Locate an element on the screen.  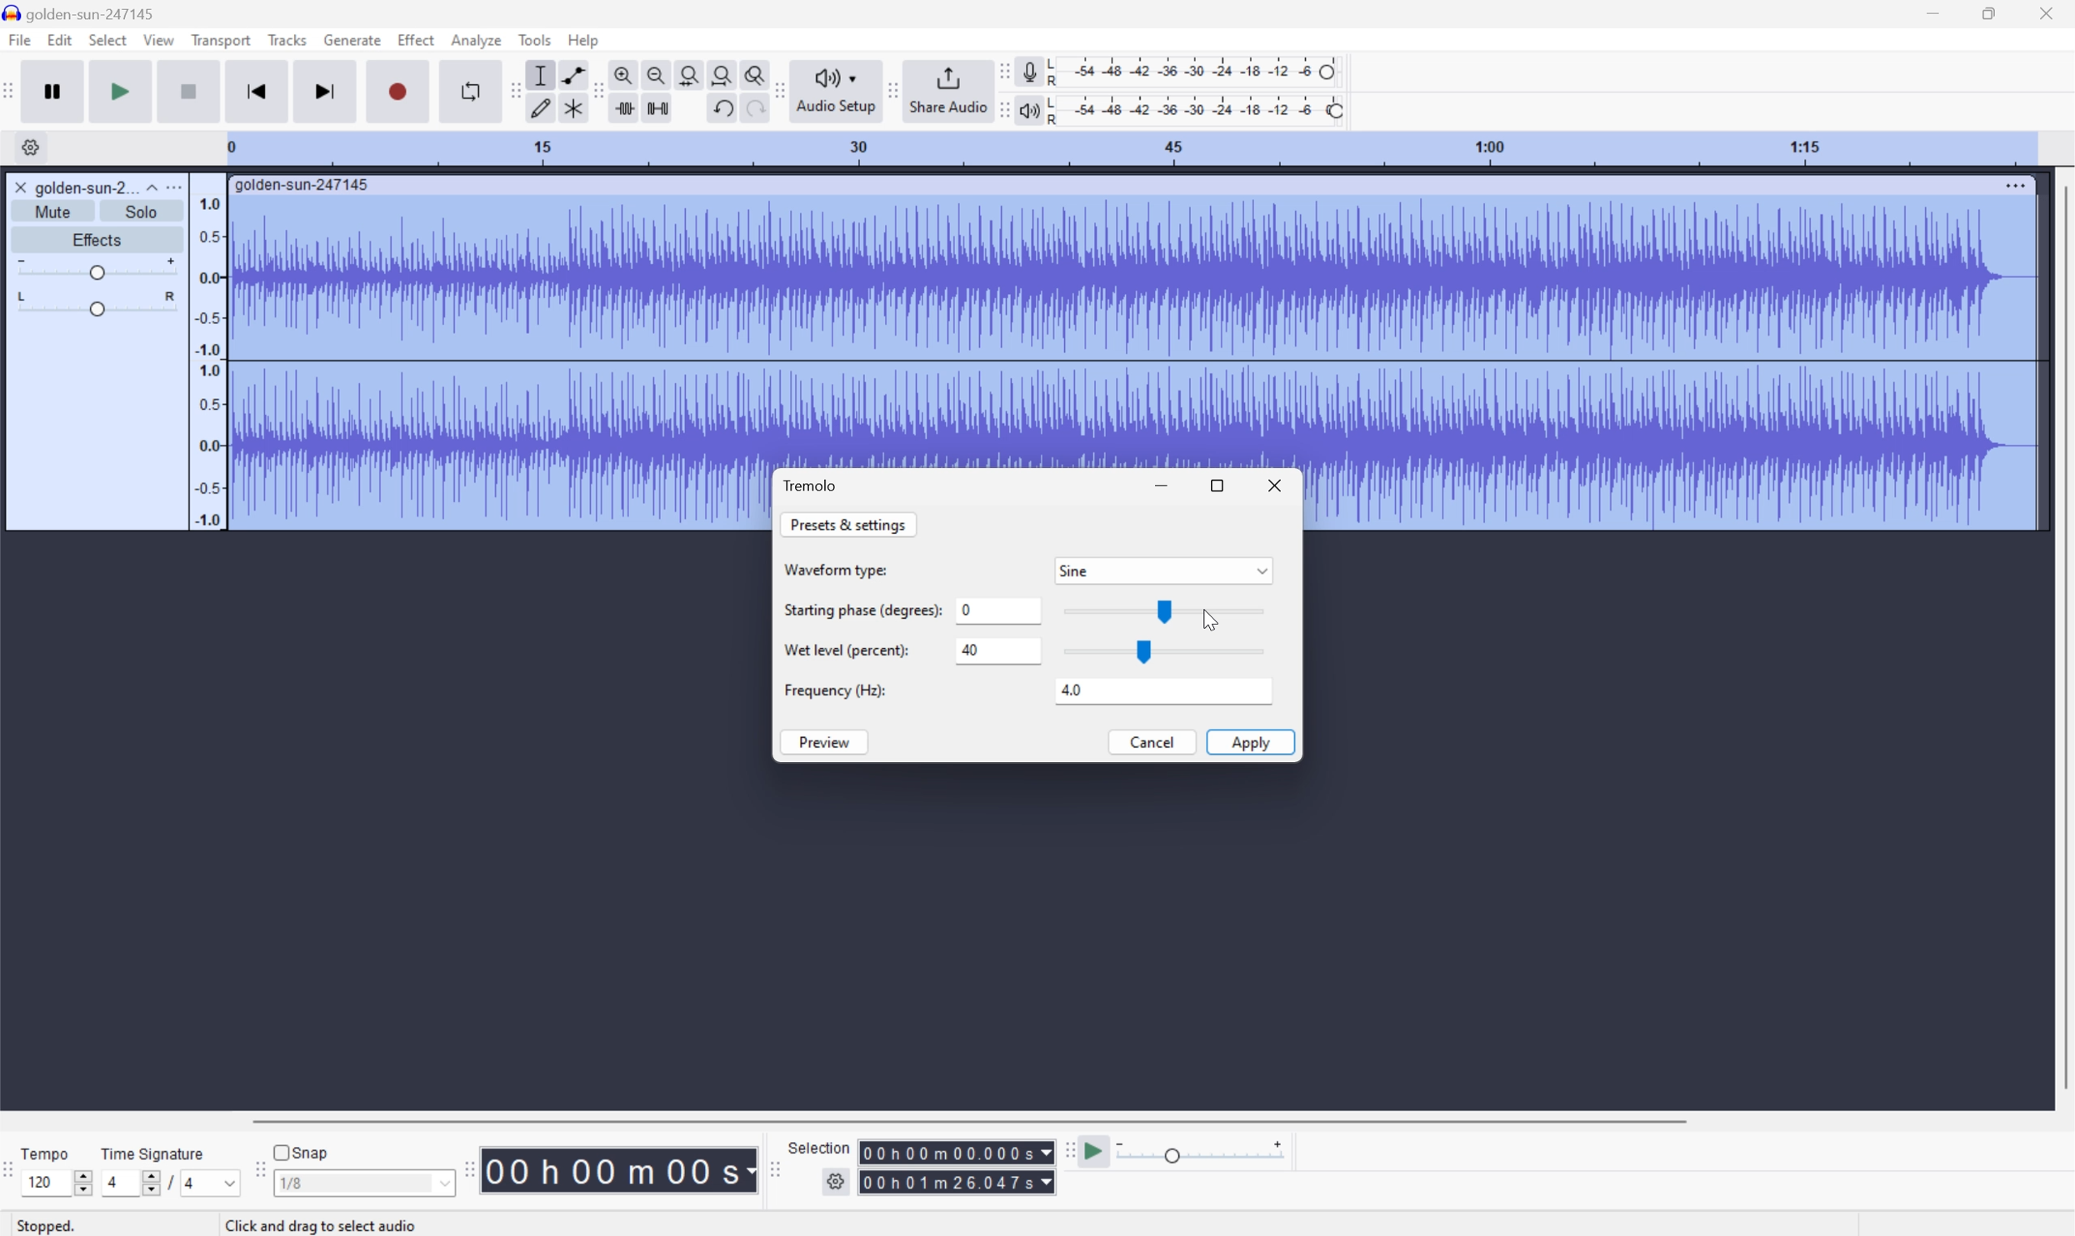
Audacity playback meter toolbar is located at coordinates (1003, 109).